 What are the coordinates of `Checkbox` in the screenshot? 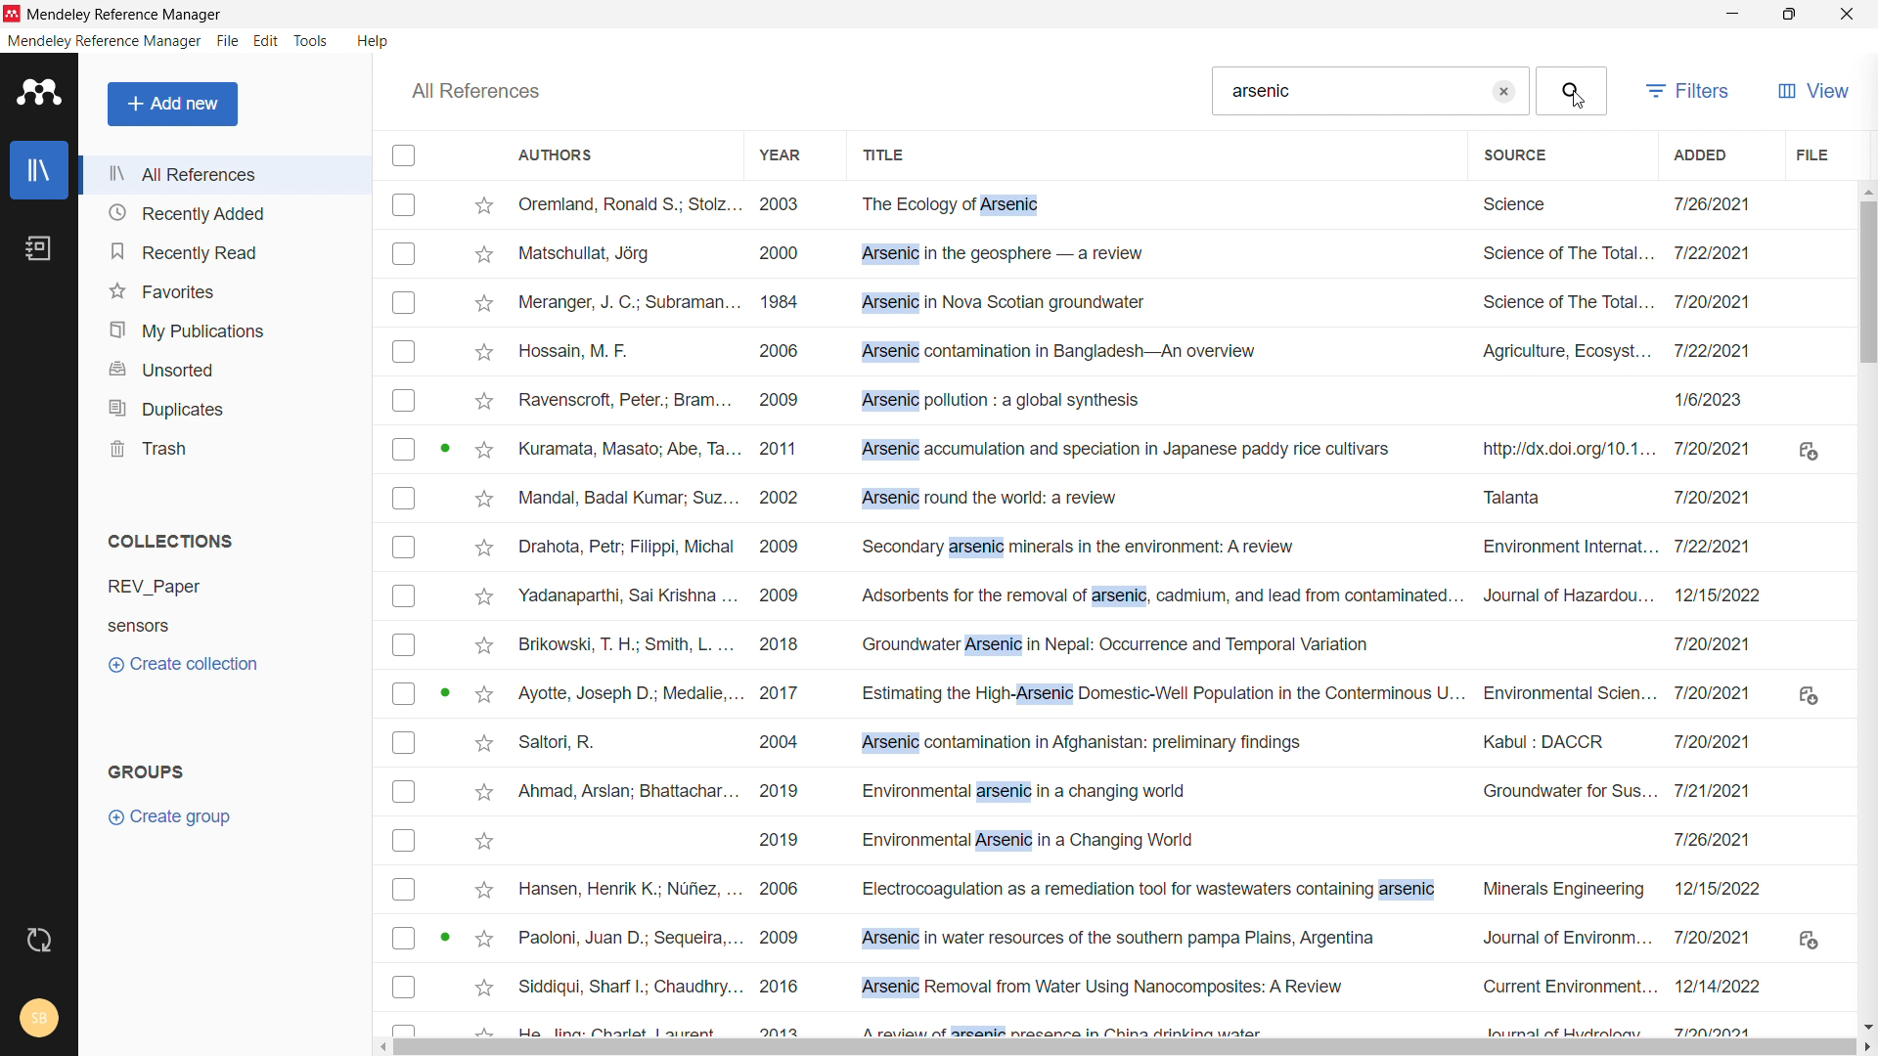 It's located at (407, 794).